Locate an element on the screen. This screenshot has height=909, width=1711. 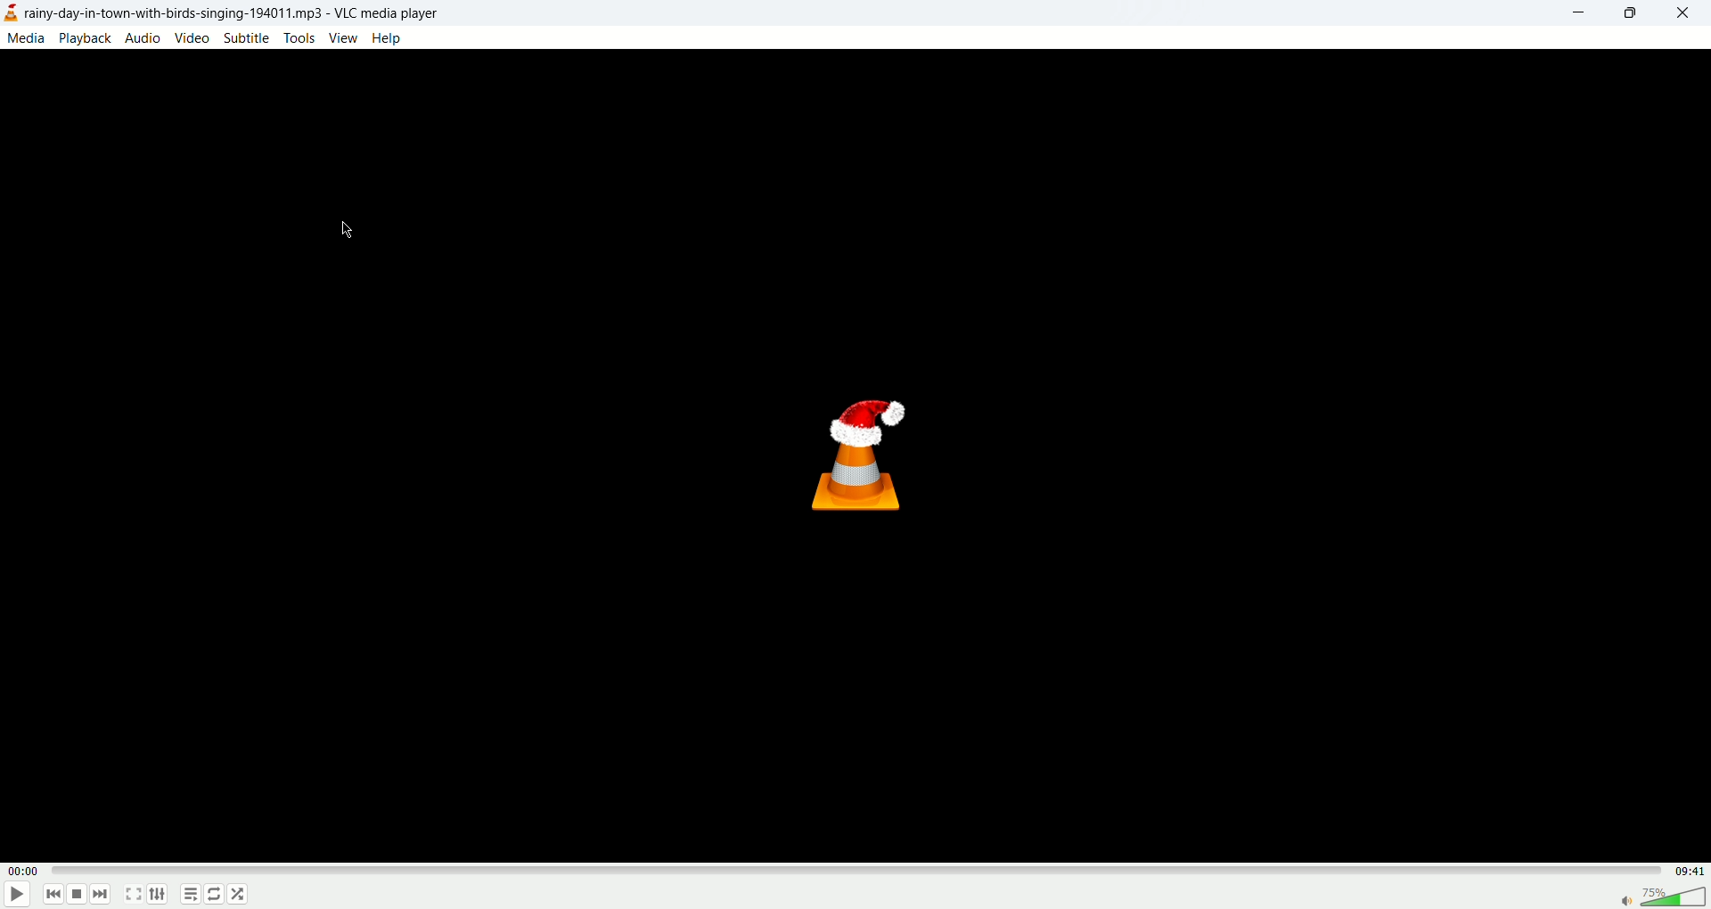
playlist is located at coordinates (191, 897).